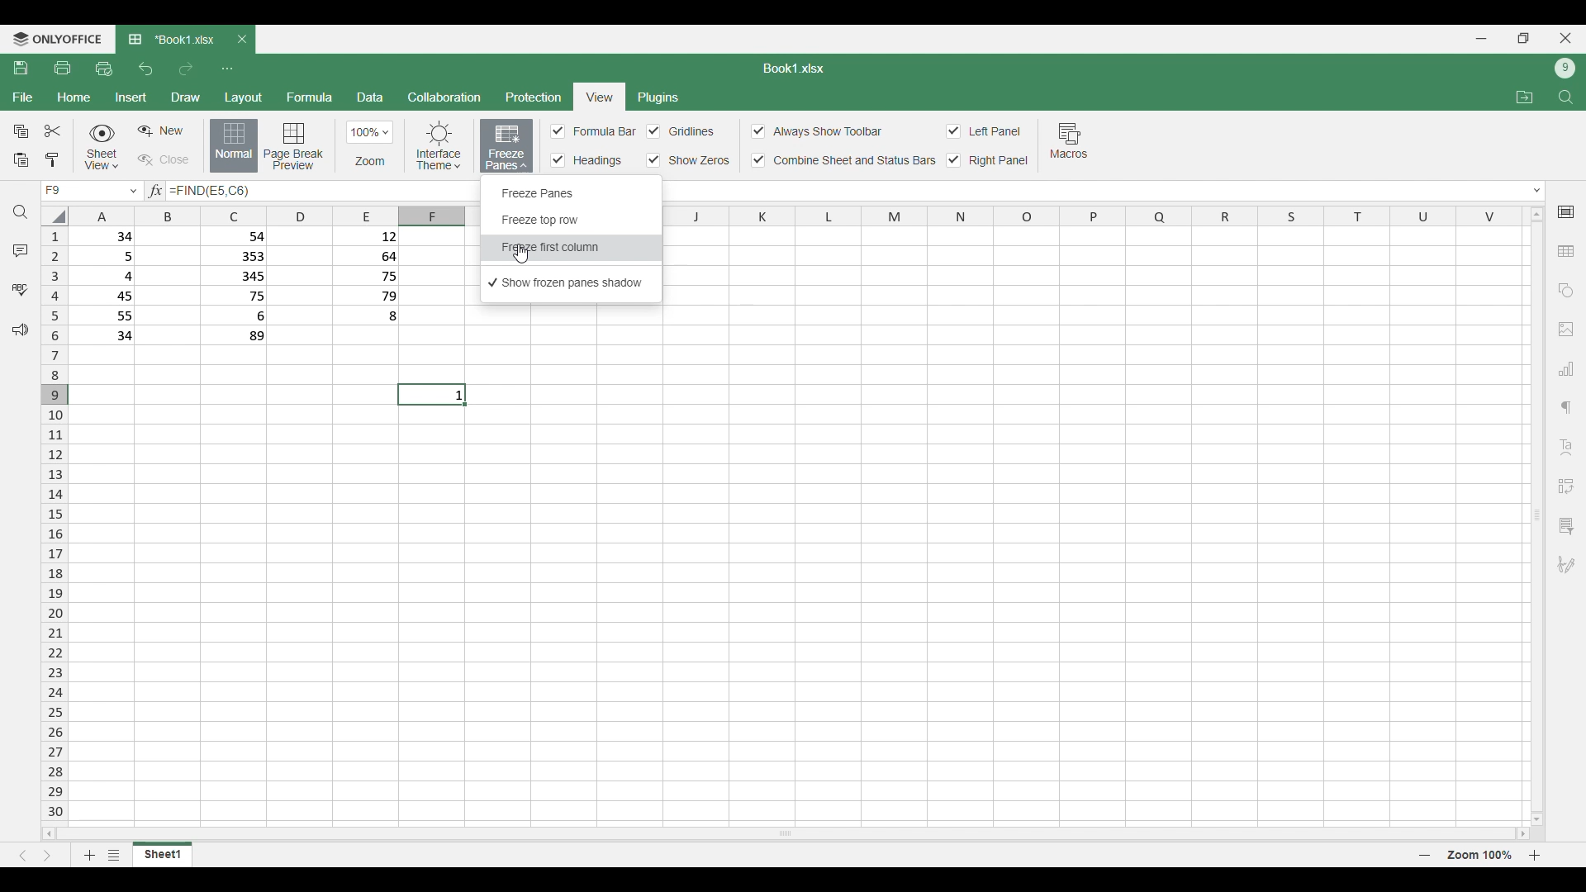 This screenshot has height=892, width=1586. What do you see at coordinates (242, 39) in the screenshot?
I see `Close tab` at bounding box center [242, 39].